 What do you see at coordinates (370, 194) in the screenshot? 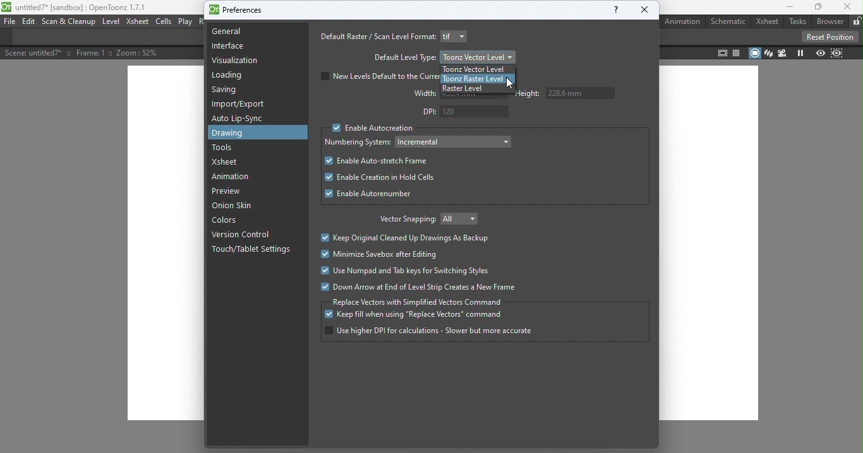
I see `Enable` at bounding box center [370, 194].